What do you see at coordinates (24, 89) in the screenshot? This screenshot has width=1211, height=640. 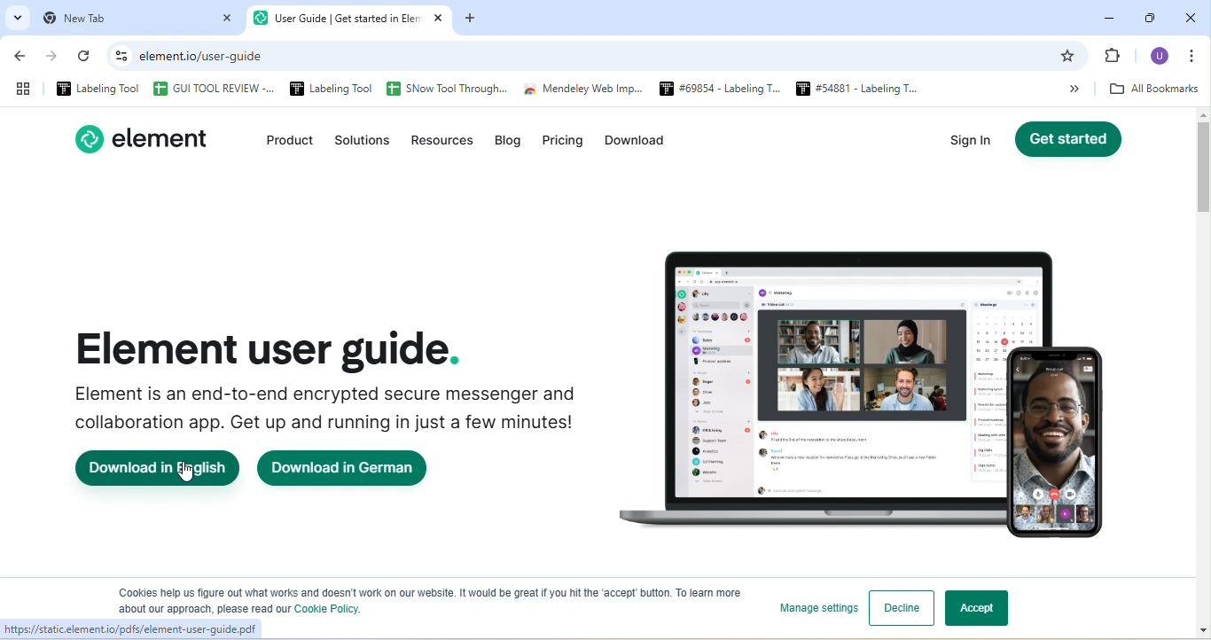 I see `tab group` at bounding box center [24, 89].